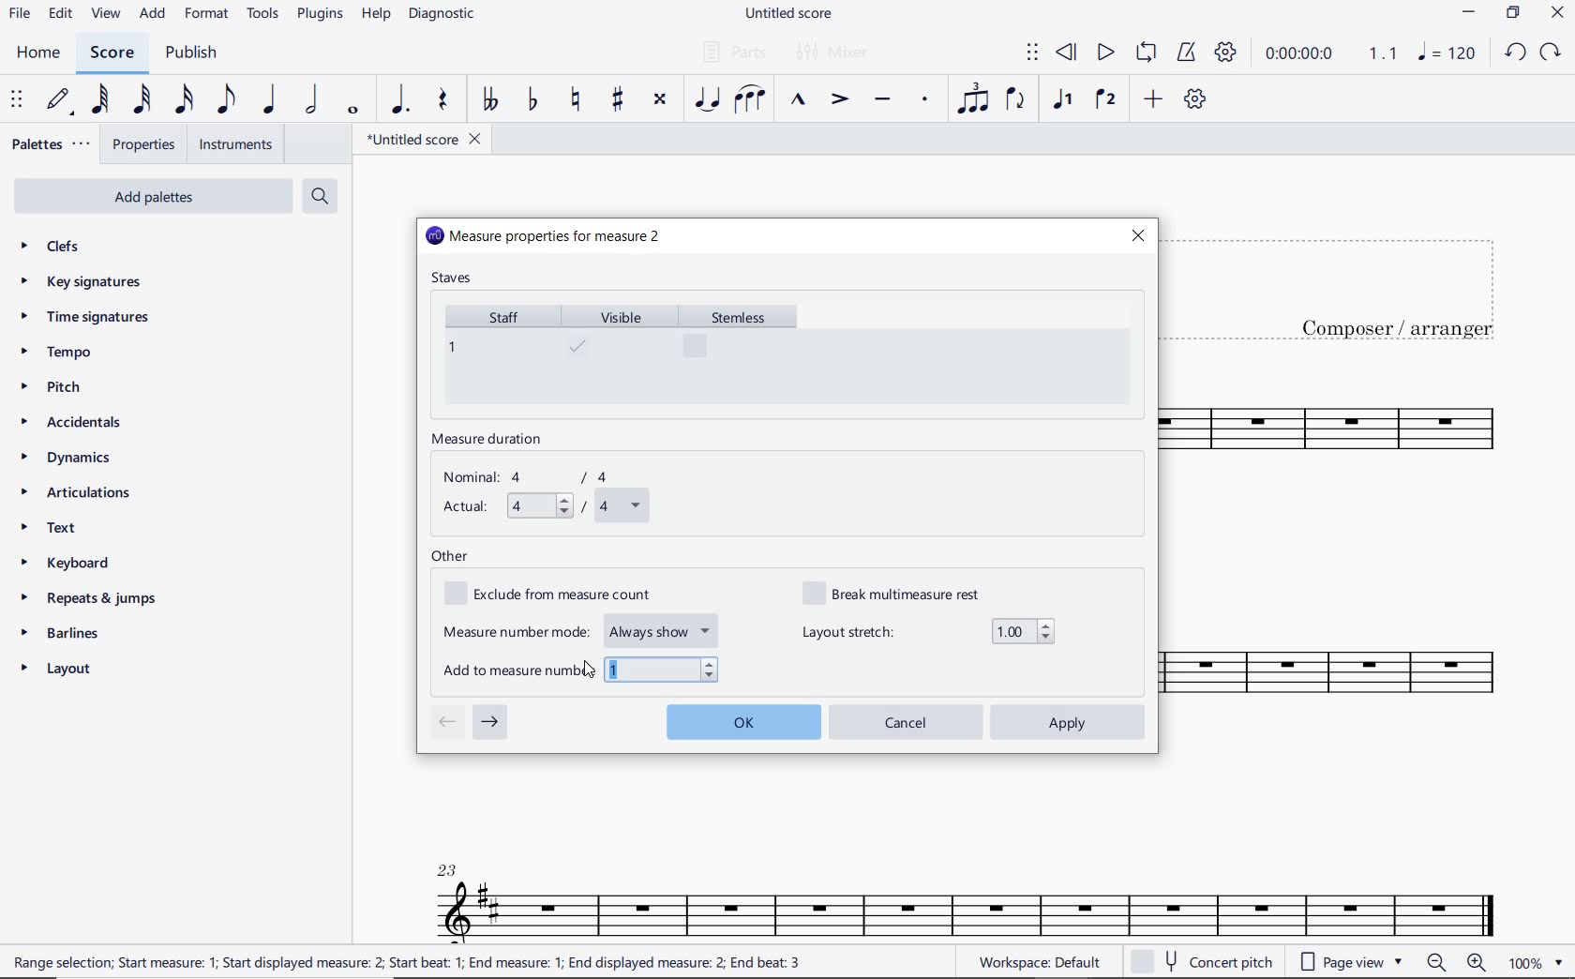  What do you see at coordinates (68, 386) in the screenshot?
I see `PITCH` at bounding box center [68, 386].